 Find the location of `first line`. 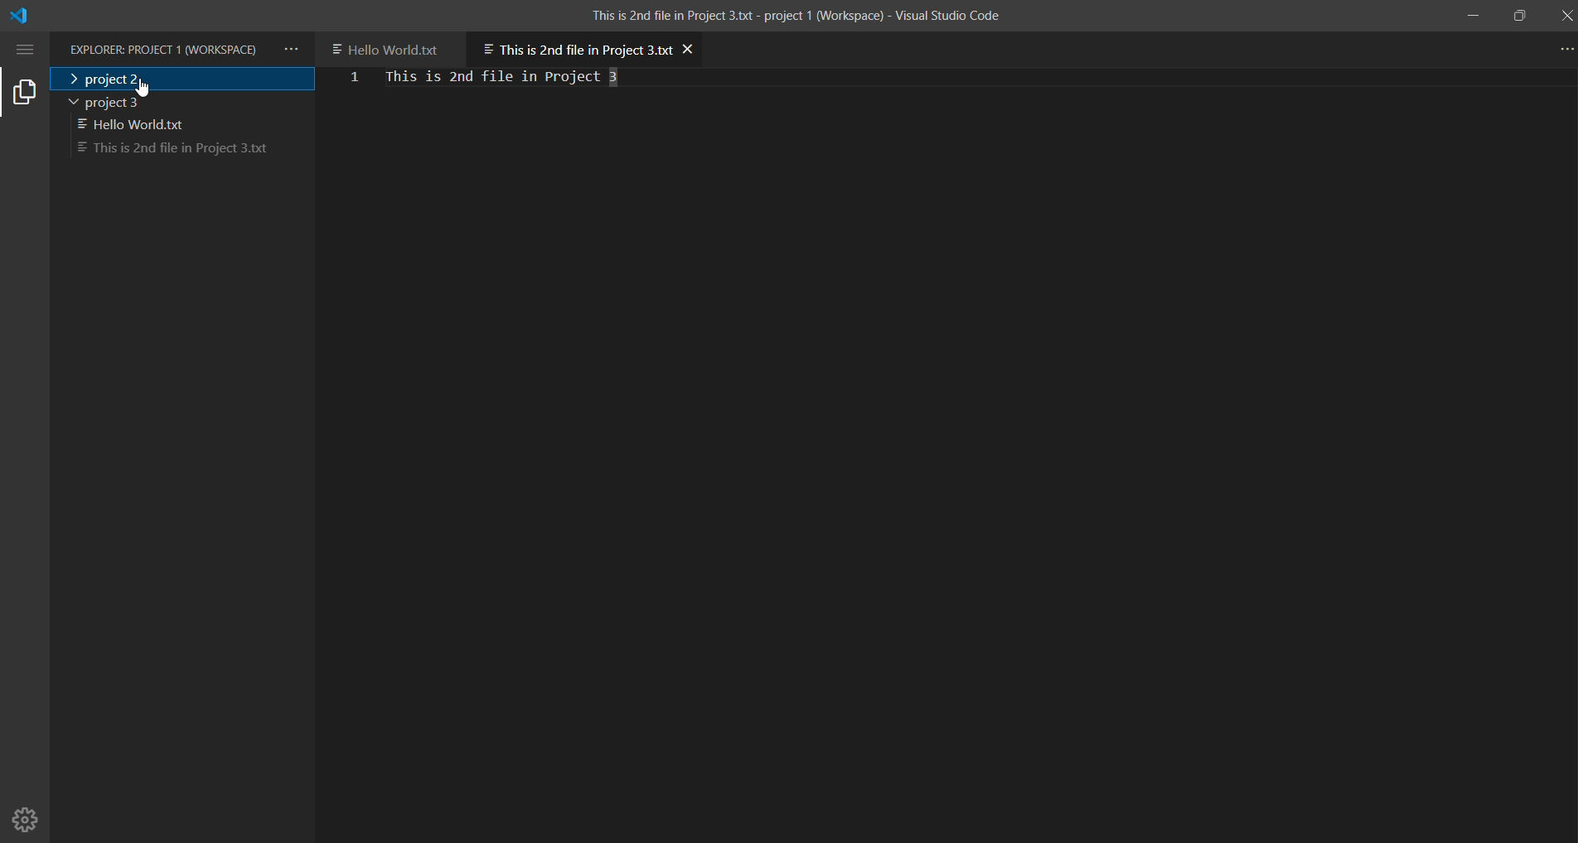

first line is located at coordinates (355, 79).